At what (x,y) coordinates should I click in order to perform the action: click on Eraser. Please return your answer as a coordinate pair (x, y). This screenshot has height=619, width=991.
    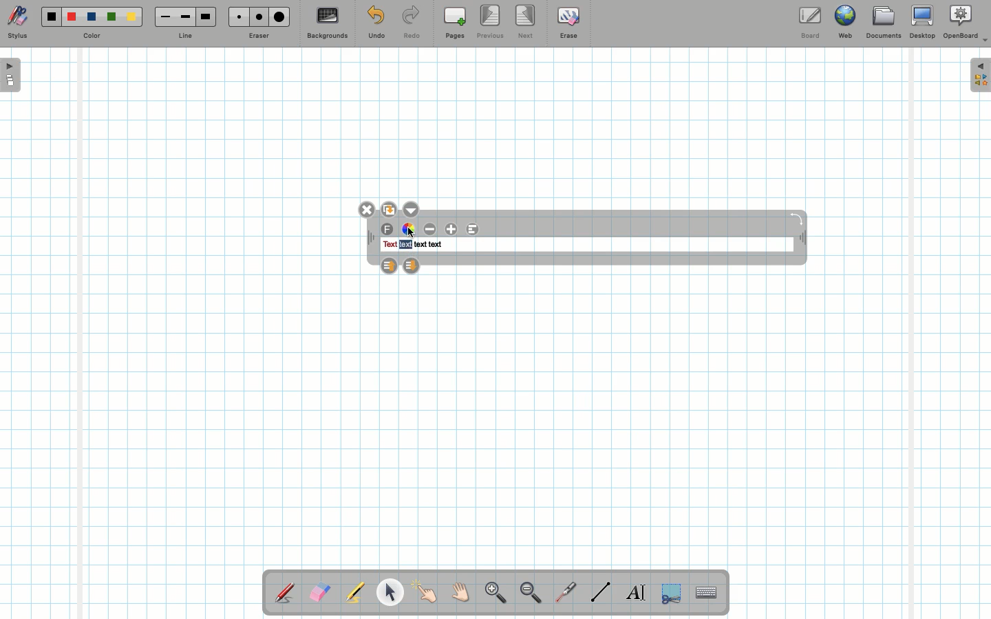
    Looking at the image, I should click on (319, 594).